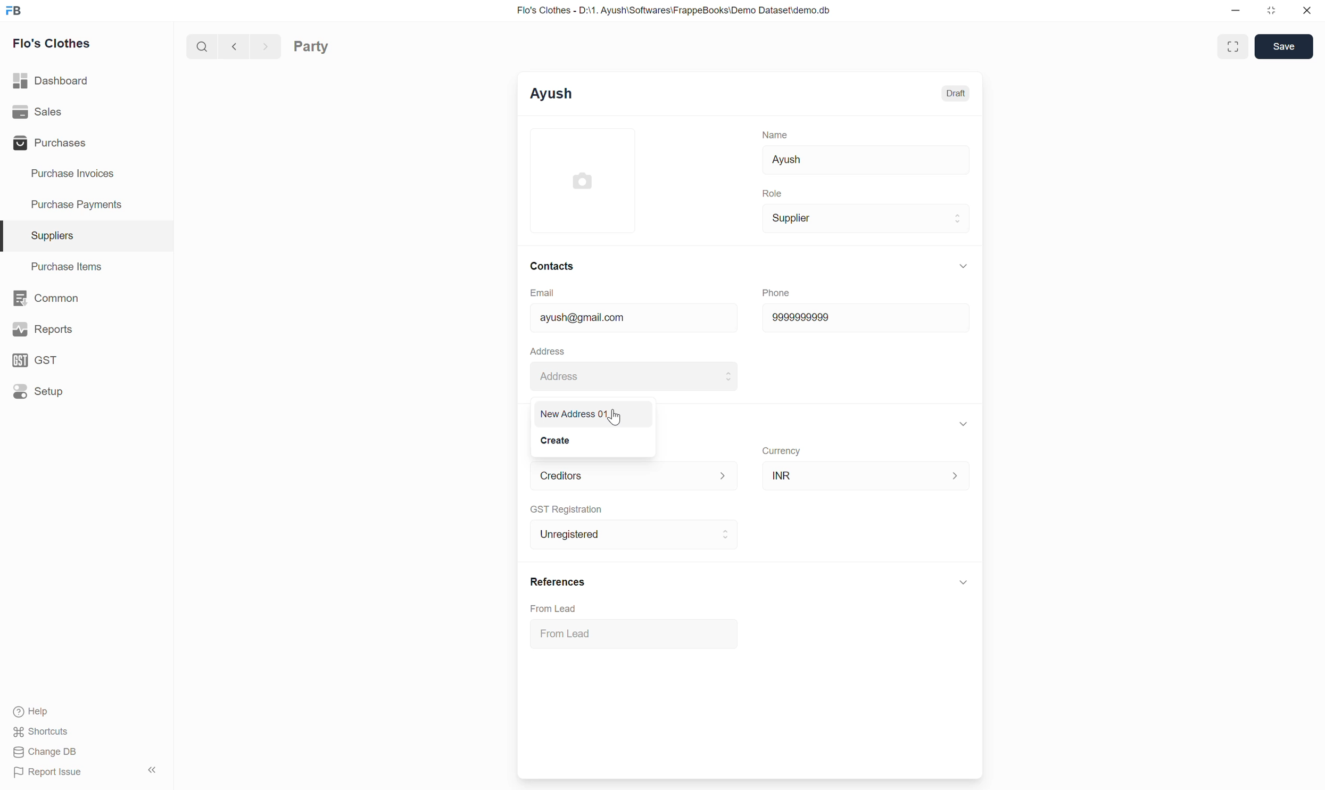 The width and height of the screenshot is (1325, 790). What do you see at coordinates (634, 534) in the screenshot?
I see `Unregistered` at bounding box center [634, 534].